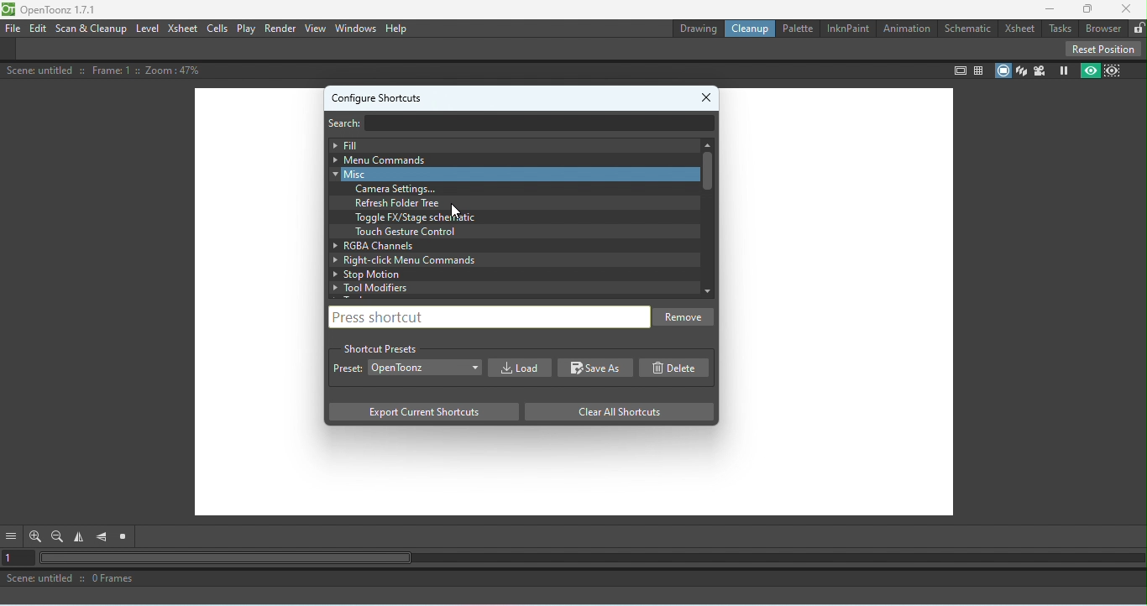 The height and width of the screenshot is (606, 1147). Describe the element at coordinates (404, 232) in the screenshot. I see `Touch gesture control` at that location.